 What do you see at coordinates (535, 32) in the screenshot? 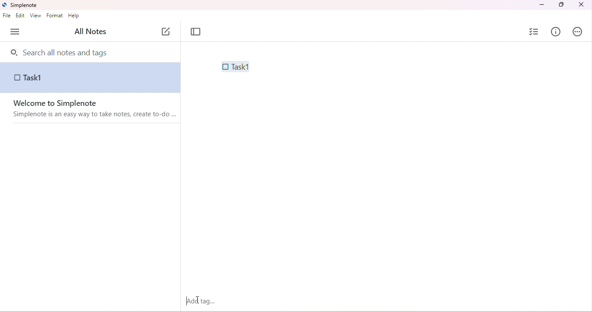
I see `insert checklist` at bounding box center [535, 32].